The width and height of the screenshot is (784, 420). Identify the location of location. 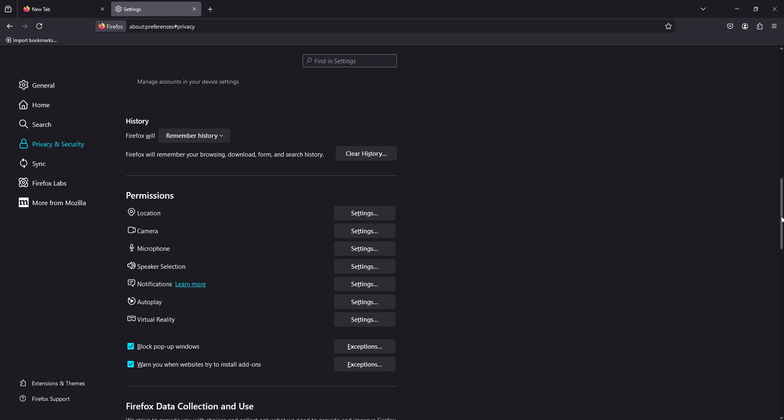
(148, 213).